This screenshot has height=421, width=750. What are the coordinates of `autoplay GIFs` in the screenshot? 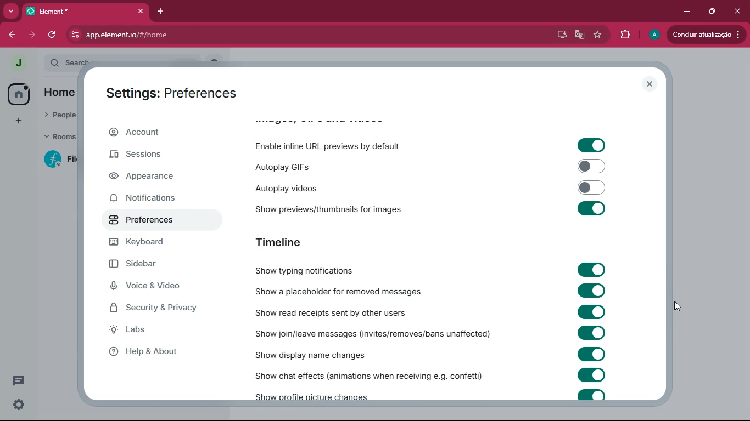 It's located at (306, 166).